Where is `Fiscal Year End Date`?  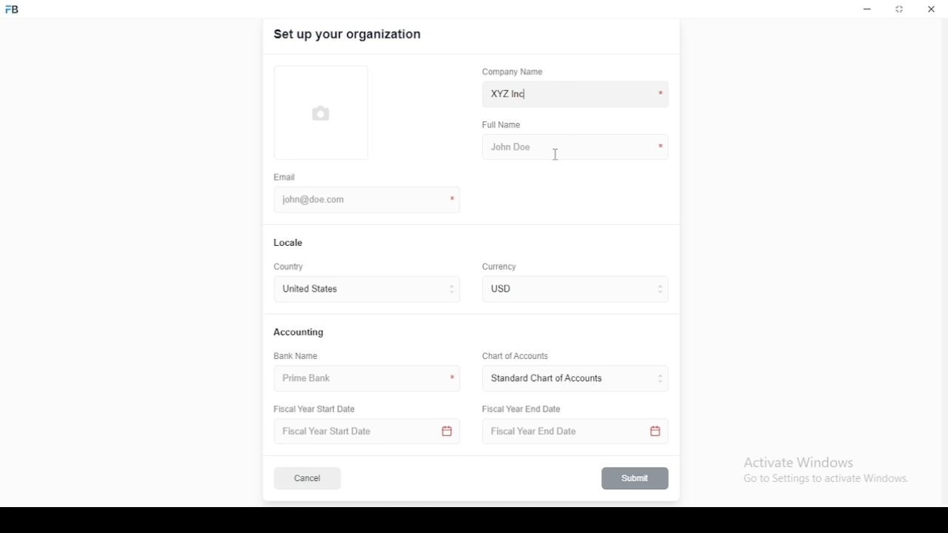
Fiscal Year End Date is located at coordinates (571, 432).